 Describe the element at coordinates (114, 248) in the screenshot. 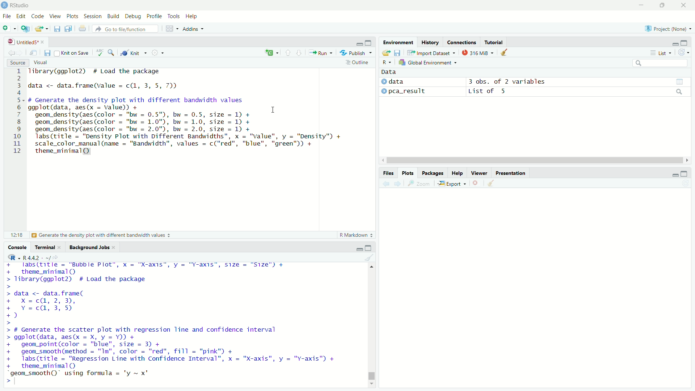

I see `close` at that location.